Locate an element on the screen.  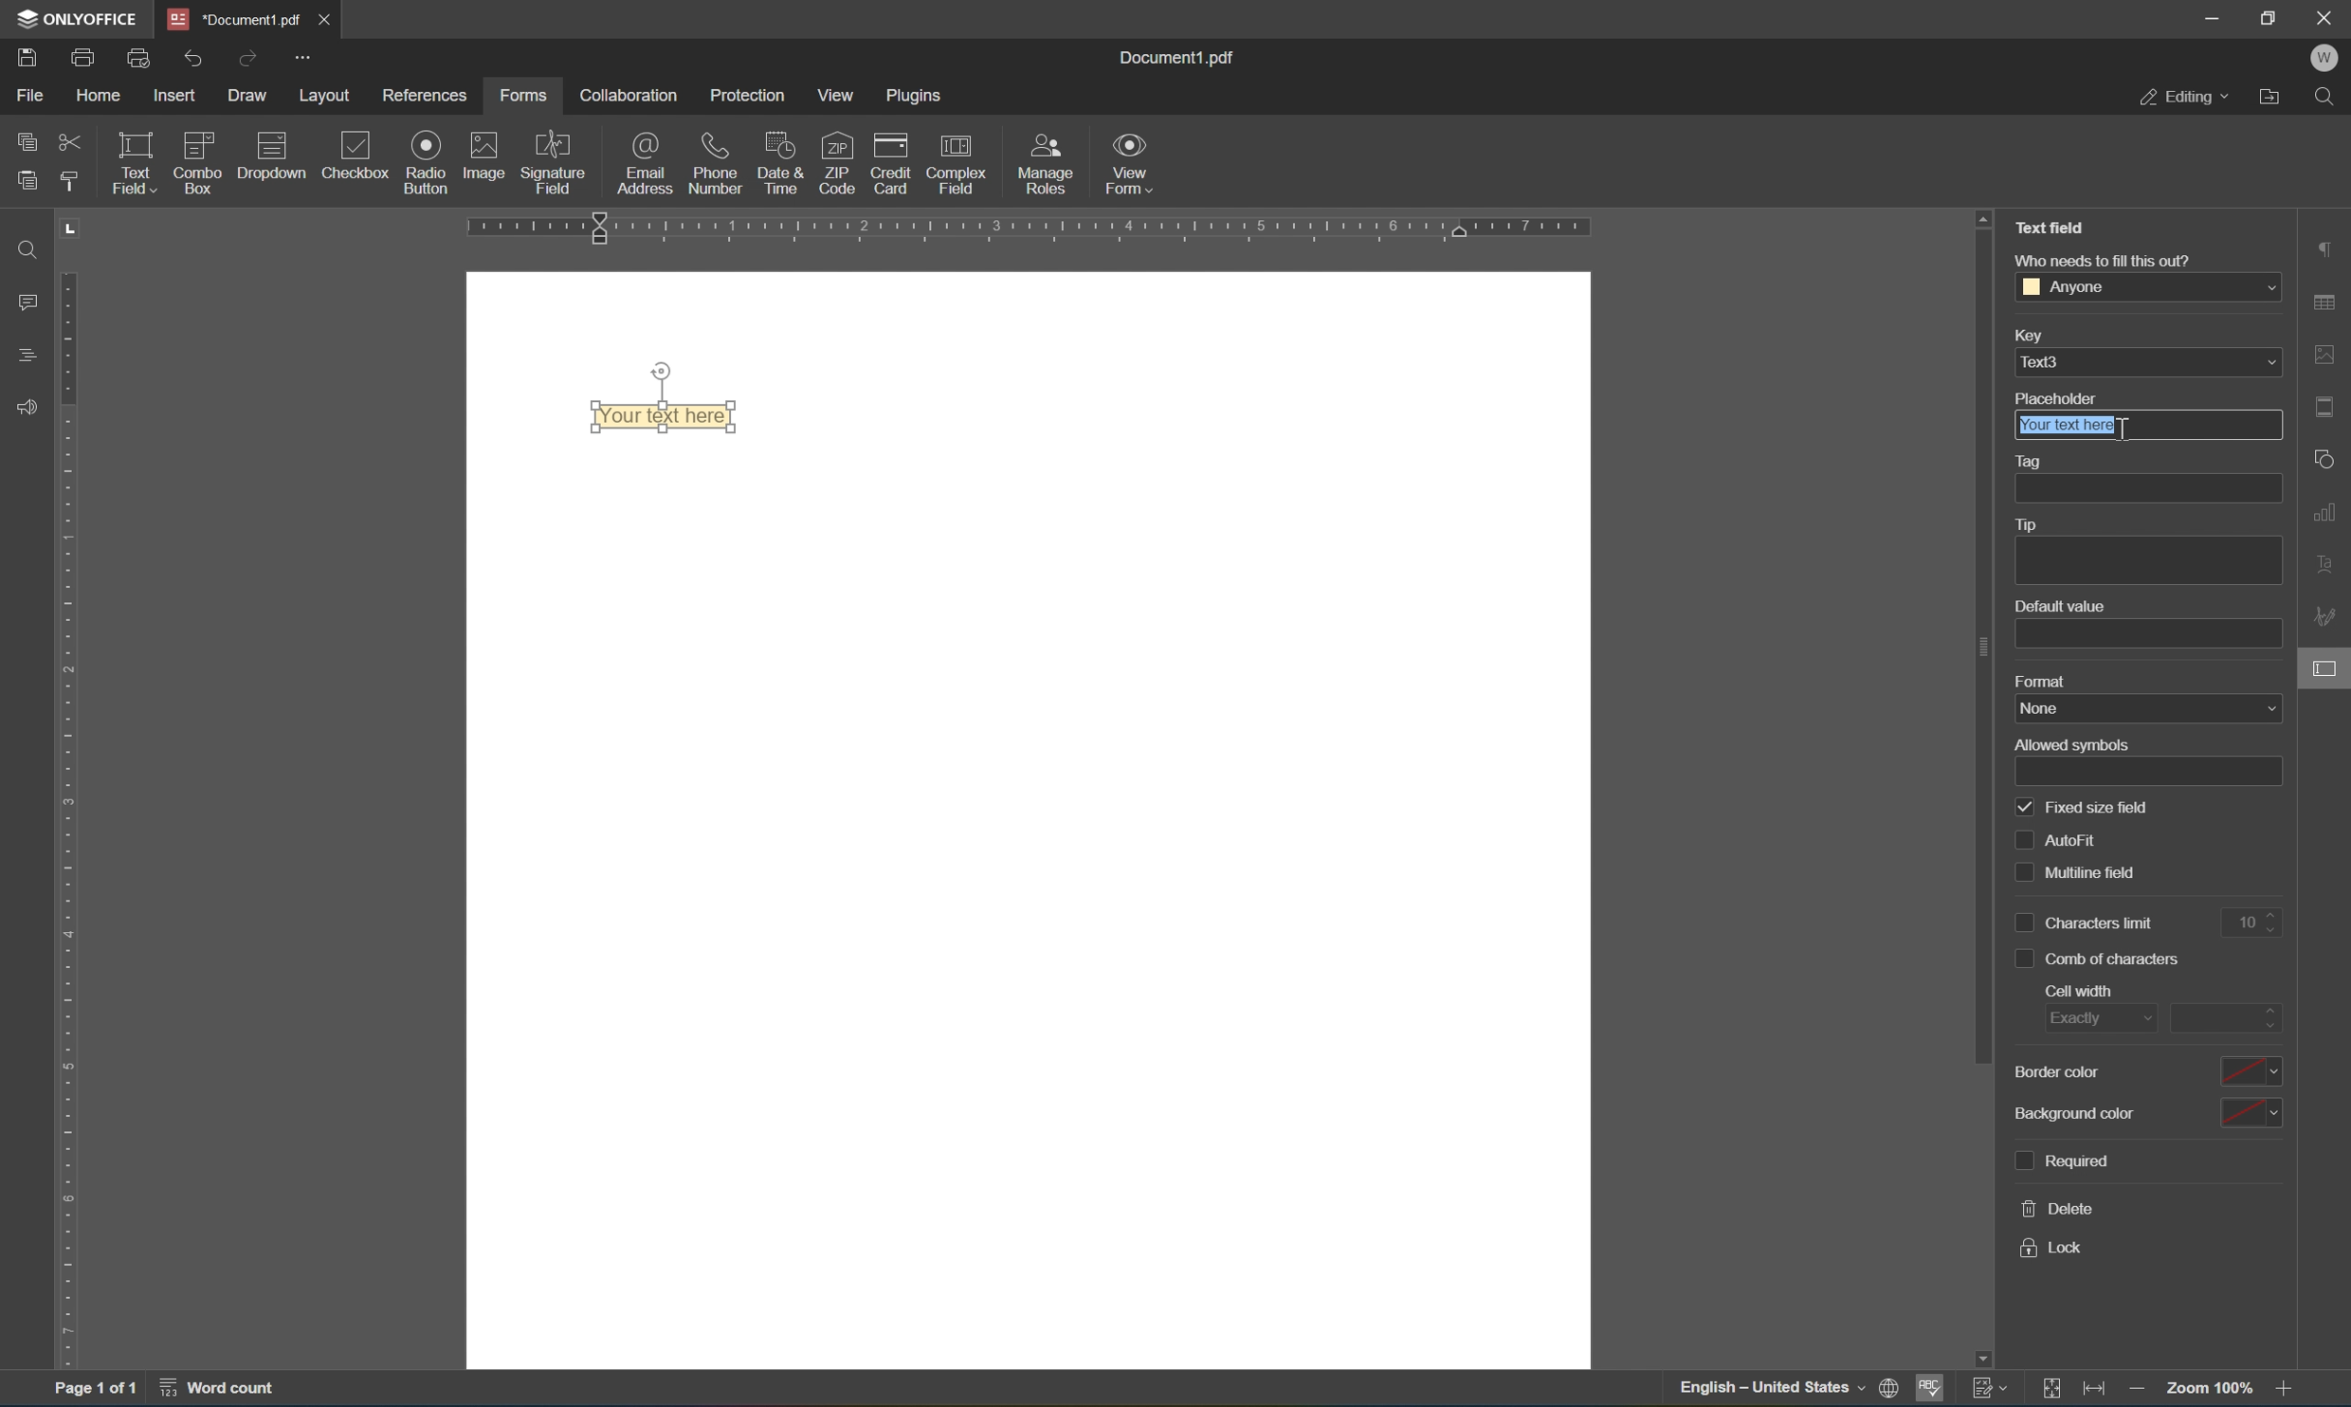
restore down is located at coordinates (2271, 17).